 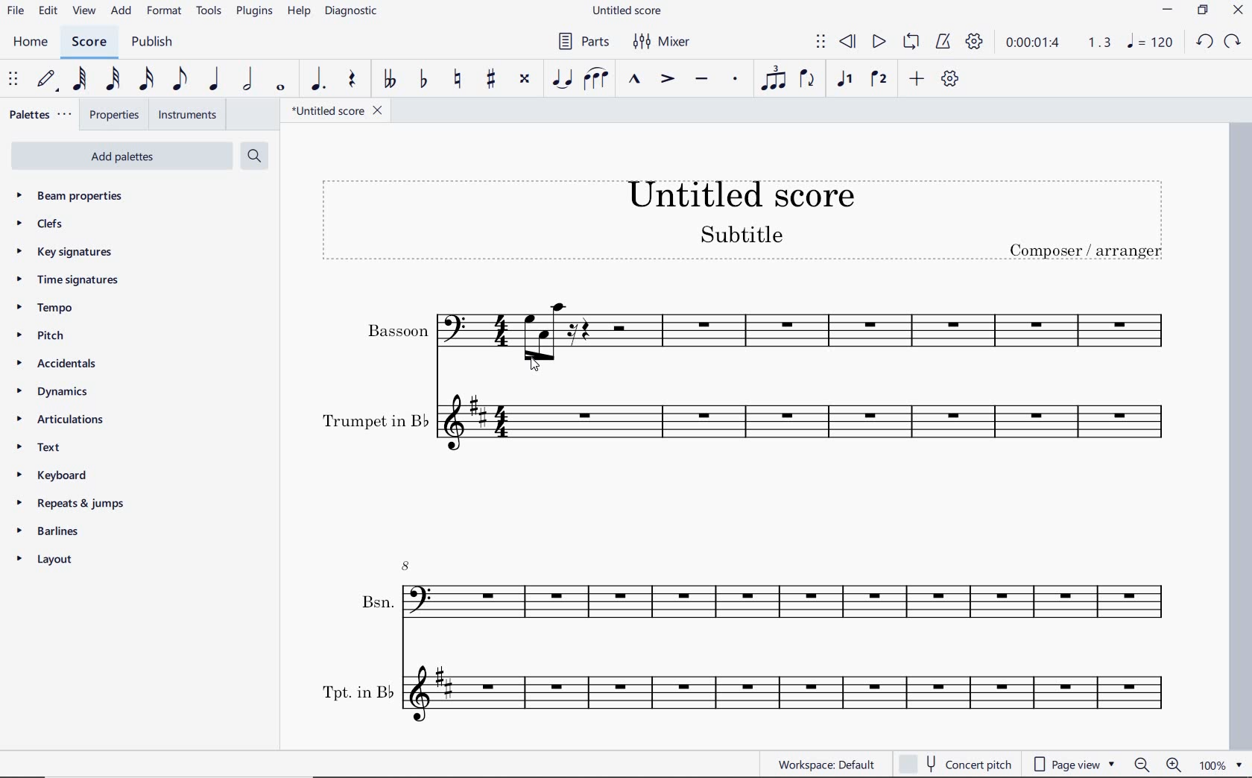 What do you see at coordinates (180, 79) in the screenshot?
I see `eighth note` at bounding box center [180, 79].